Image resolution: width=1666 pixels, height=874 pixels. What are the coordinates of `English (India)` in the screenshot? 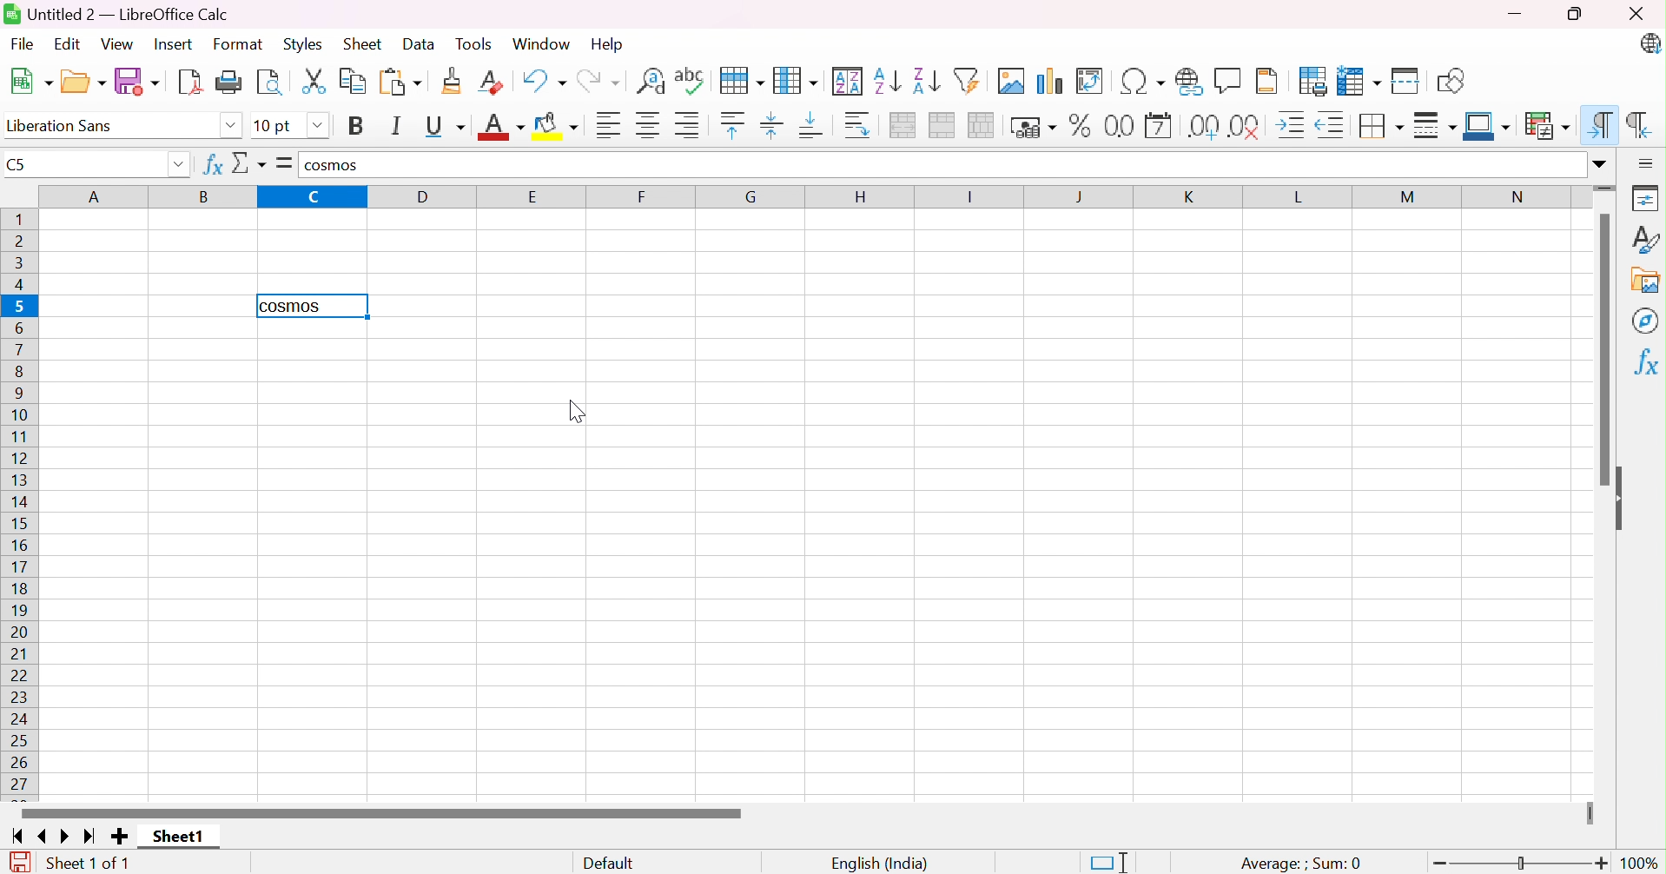 It's located at (879, 864).